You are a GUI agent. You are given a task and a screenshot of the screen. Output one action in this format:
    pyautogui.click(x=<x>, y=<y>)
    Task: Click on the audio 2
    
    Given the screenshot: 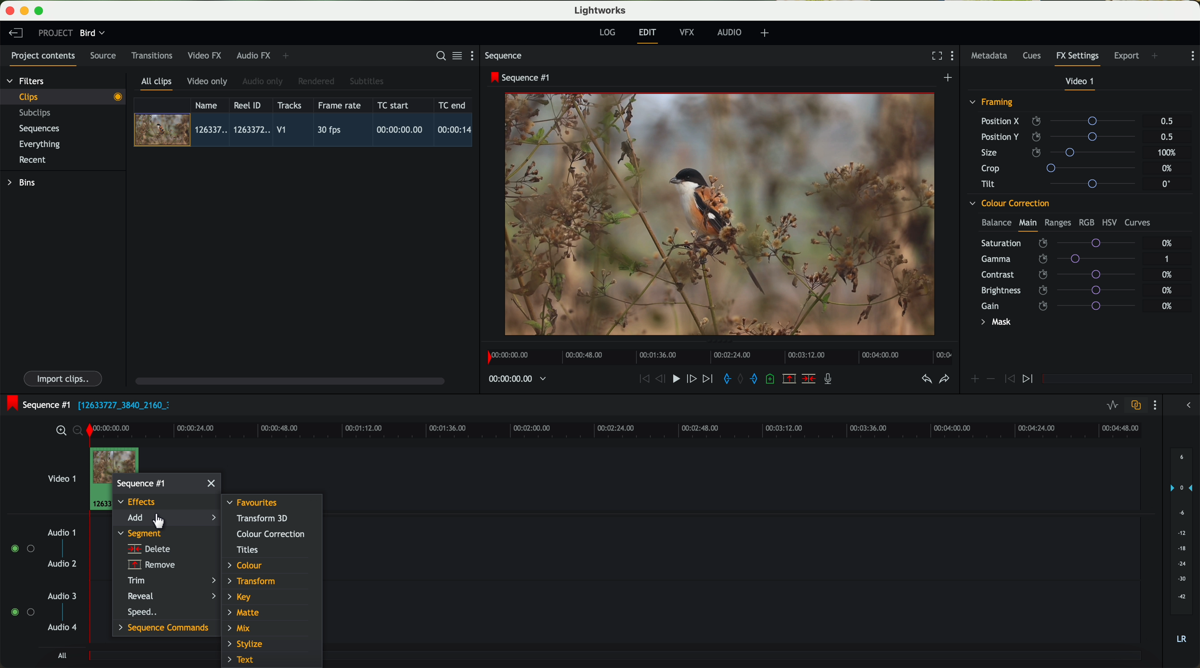 What is the action you would take?
    pyautogui.click(x=63, y=564)
    